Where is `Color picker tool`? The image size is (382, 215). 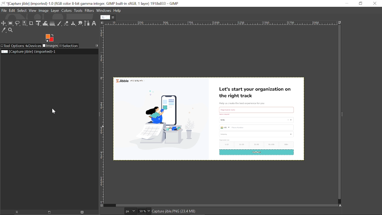
Color picker tool is located at coordinates (4, 30).